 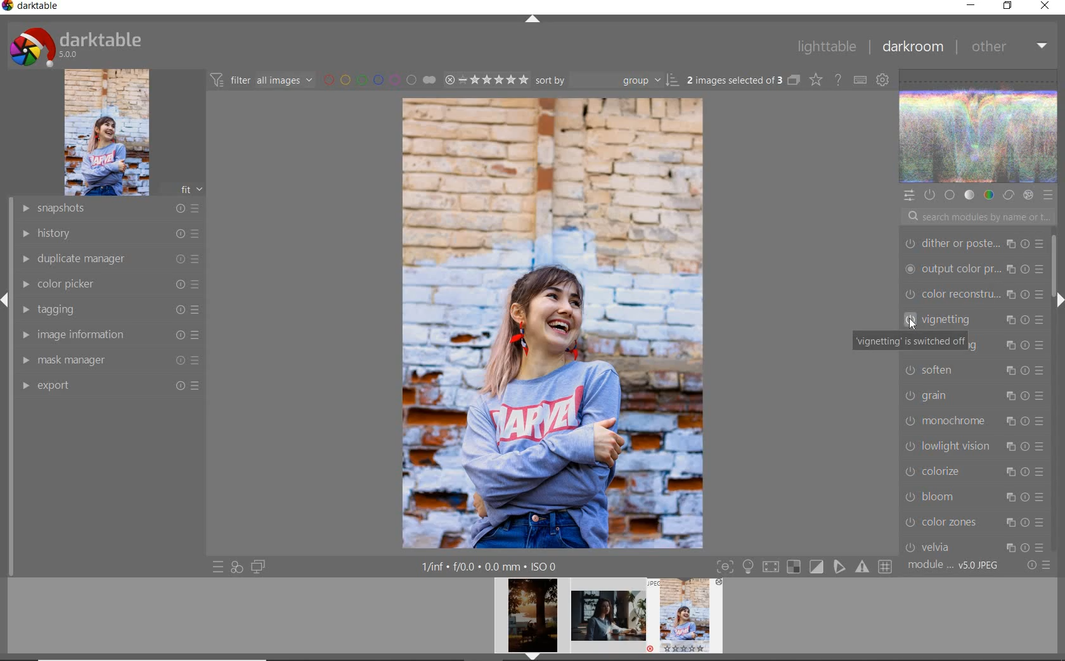 I want to click on LIGHTTABLE, so click(x=826, y=46).